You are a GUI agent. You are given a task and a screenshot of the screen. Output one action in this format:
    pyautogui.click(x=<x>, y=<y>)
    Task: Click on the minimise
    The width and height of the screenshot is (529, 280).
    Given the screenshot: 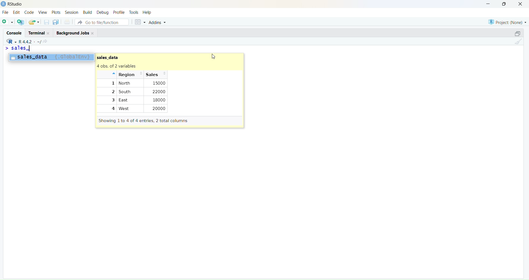 What is the action you would take?
    pyautogui.click(x=485, y=3)
    